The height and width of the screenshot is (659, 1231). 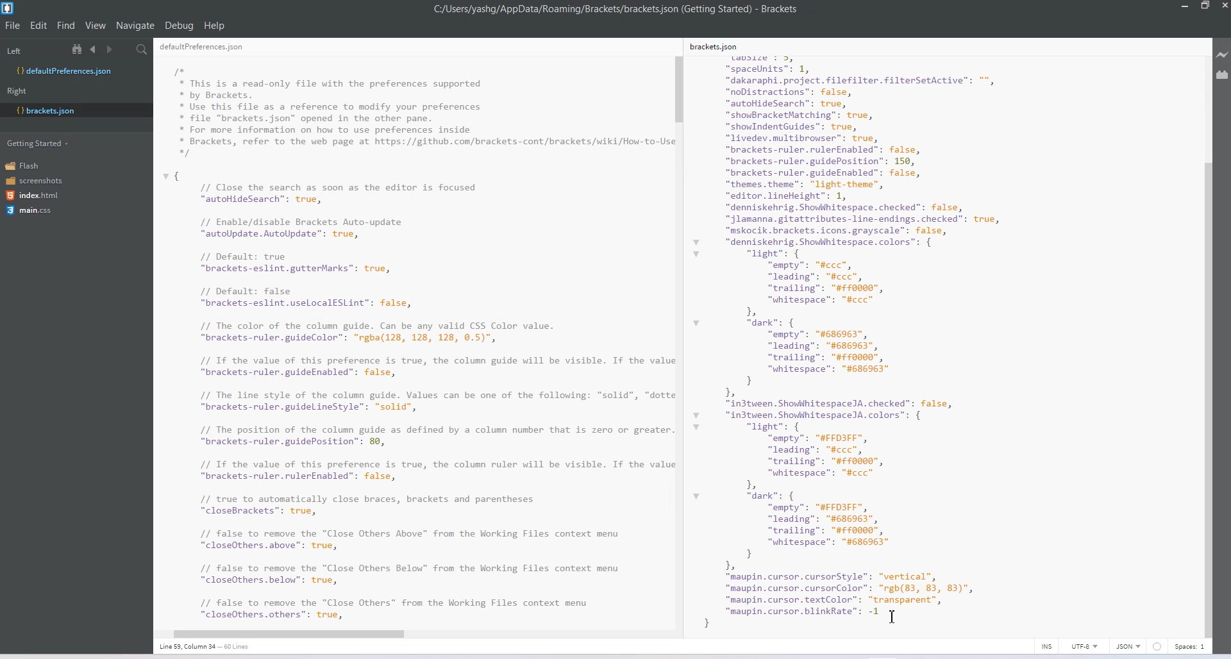 I want to click on RE I
I”
* This is a read-only file with the preferences supported
* by Brackets.
* Use this file as a reference to modify your preferences
* file "brackets.json" opened in the other pane.
* For more information on how to use preferences inside
* Brackets, refer to the web page at https://github.com/brackets-cont/brackets/wiki/How-to-U:
*/
{
// Close the search as soon as the editor is focused
“autoHideSearch”: true,
// Enable/disable Brackets Auto-update
“autoUpdate. AutoUpdate”: true,
// Default: true
“brackets-eslint.gutterMarks": true,
// Default: false
“brackets-eslint.uselocalESLint": false,
// The color of the column guide. Can be any valid CSS Color value.
“brackets-ruler.guideColor": "rgba(128, 128, 128, ©.5)",
// Tf the value of this preference is true, the column guide will be visible. If the val:
“brackets-ruler.guideEnabled": false,
// The line style of the column guide. Values can be one of the following: “solid”, "dott
“brackets-ruler.guidelineStyle": "solid",
// The position of the column guide as defined by a column number that is zero or greater
“brackets-ruler.guidePosition": 89,
// Tf the value of this preference is true, the column ruler will be visible. If the val:
“brackets-ruler.rulerEnabled": false,
// true to automatically close braces, brackets and parentheses
“closeBrackets": true,
// false to remove the "Close Others Above” from the Working Files context menu
“closeOthers.above": true,
// false to remove the "Close Others Below” from the Working Files context menu
“closeOthers.below": true,
// false to remove the "Close Others” from the Working Files context menu
"closeOthers.others”: true,, so click(x=413, y=331).